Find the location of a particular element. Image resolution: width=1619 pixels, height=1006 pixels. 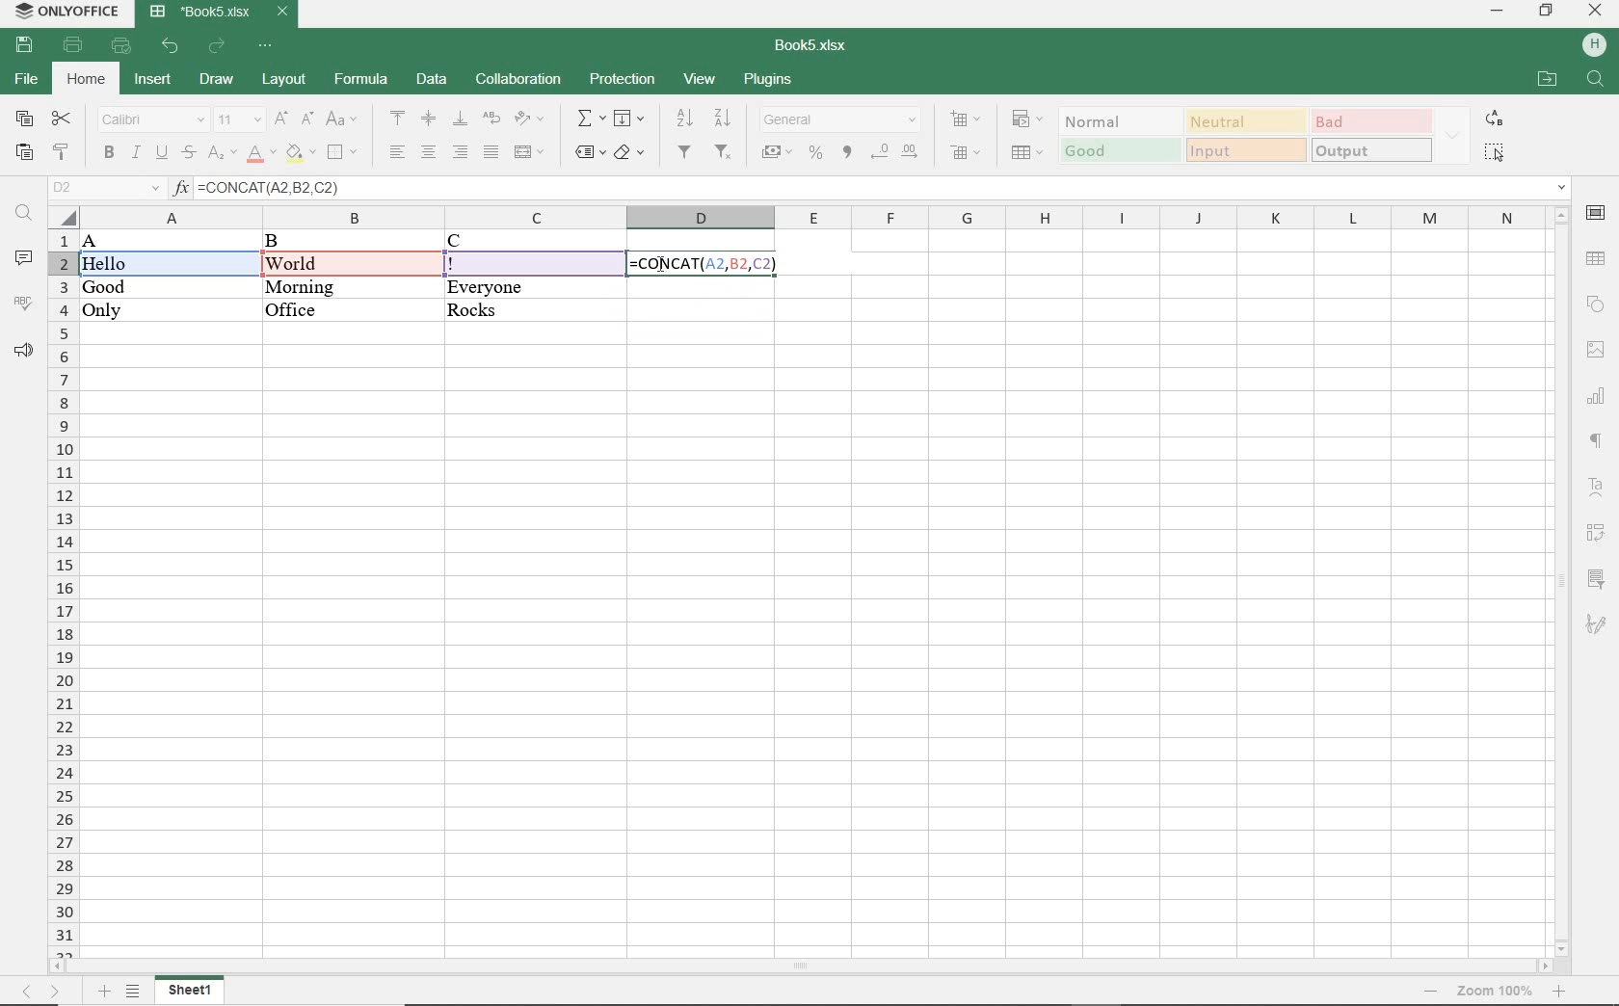

FIND is located at coordinates (1594, 79).